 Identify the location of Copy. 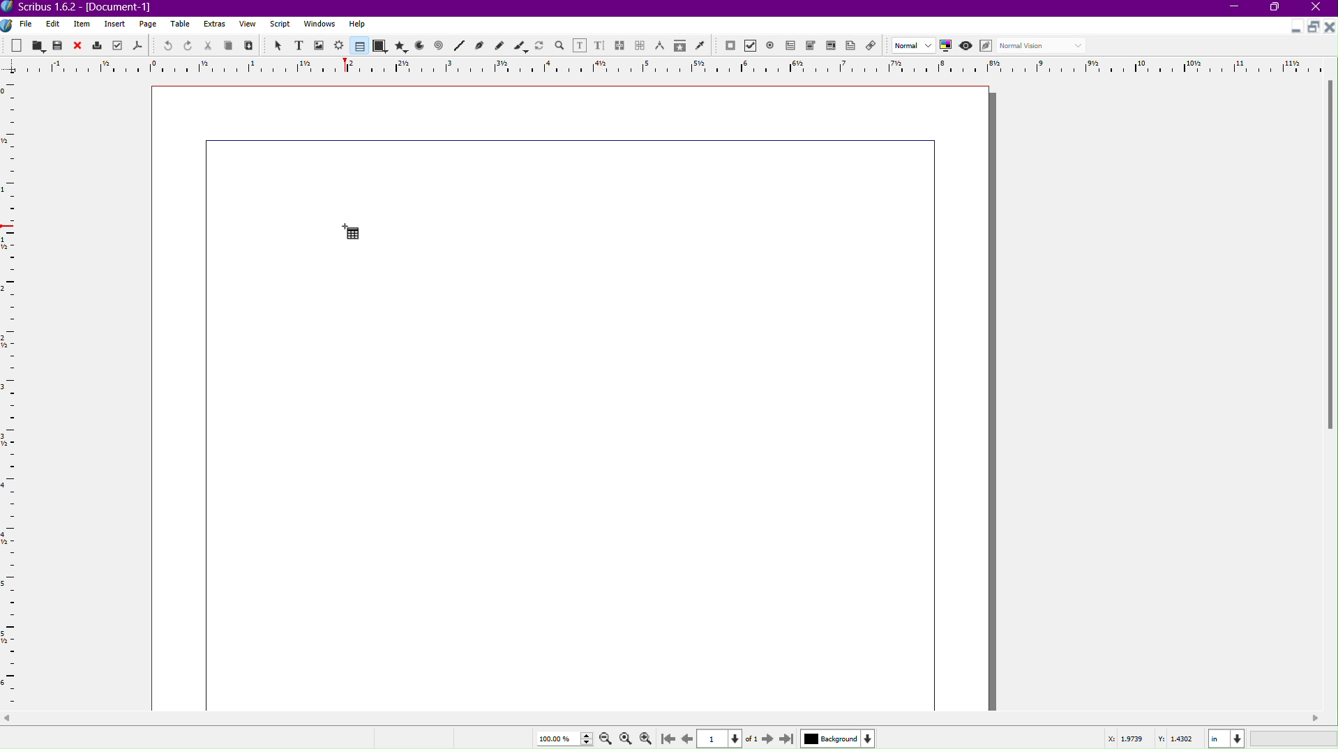
(230, 45).